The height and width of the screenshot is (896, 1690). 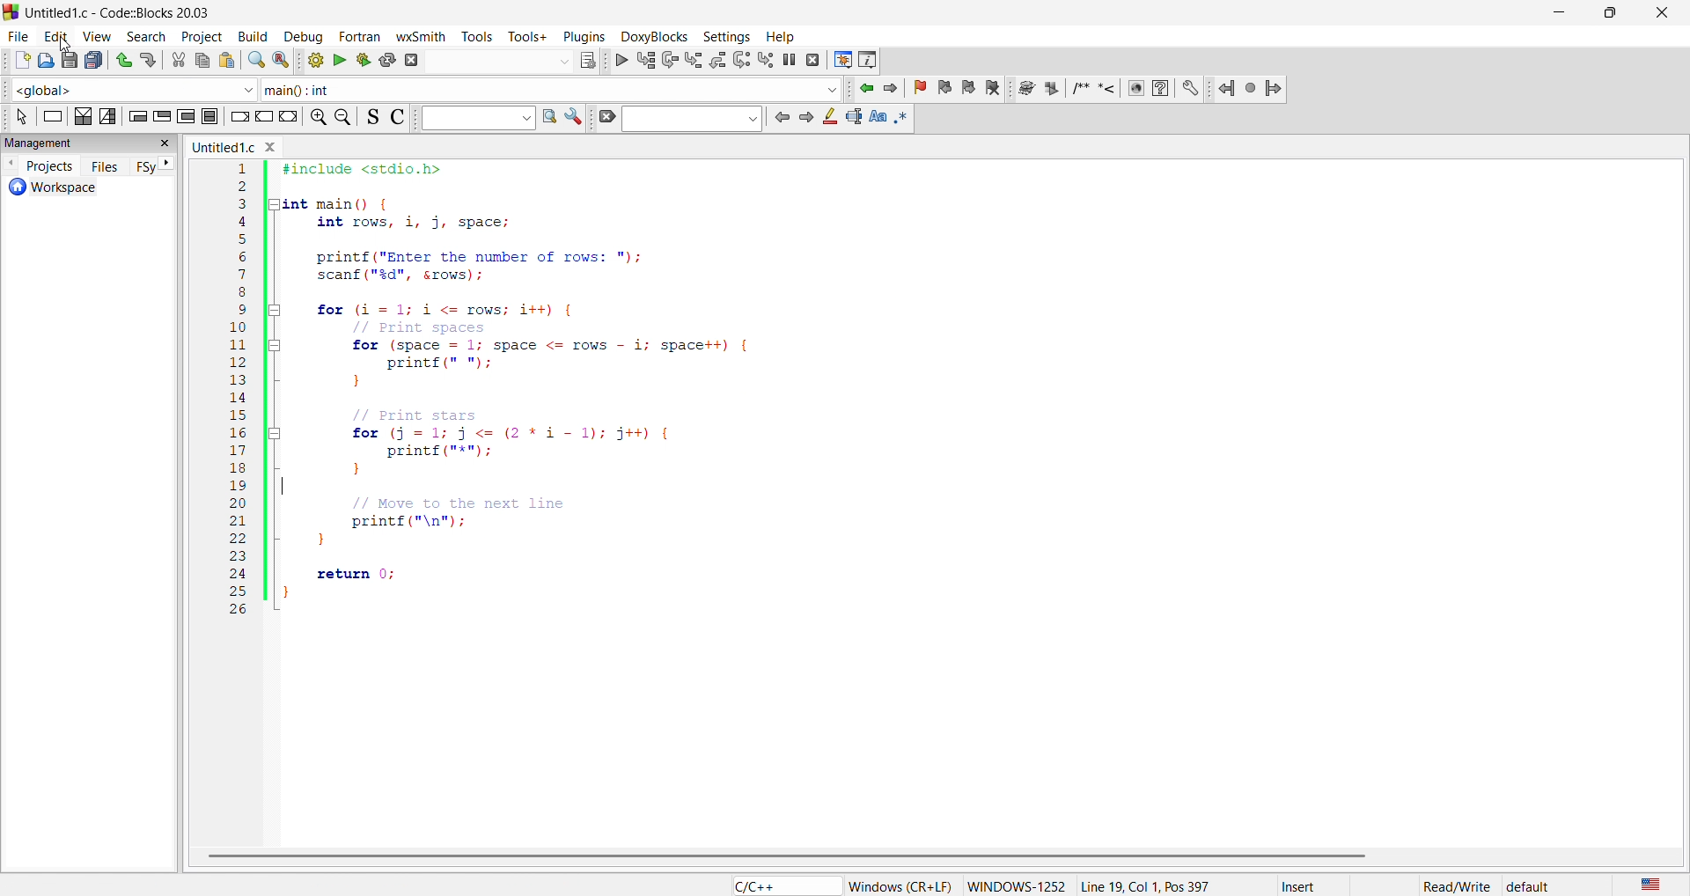 I want to click on toggle bookmark, so click(x=923, y=88).